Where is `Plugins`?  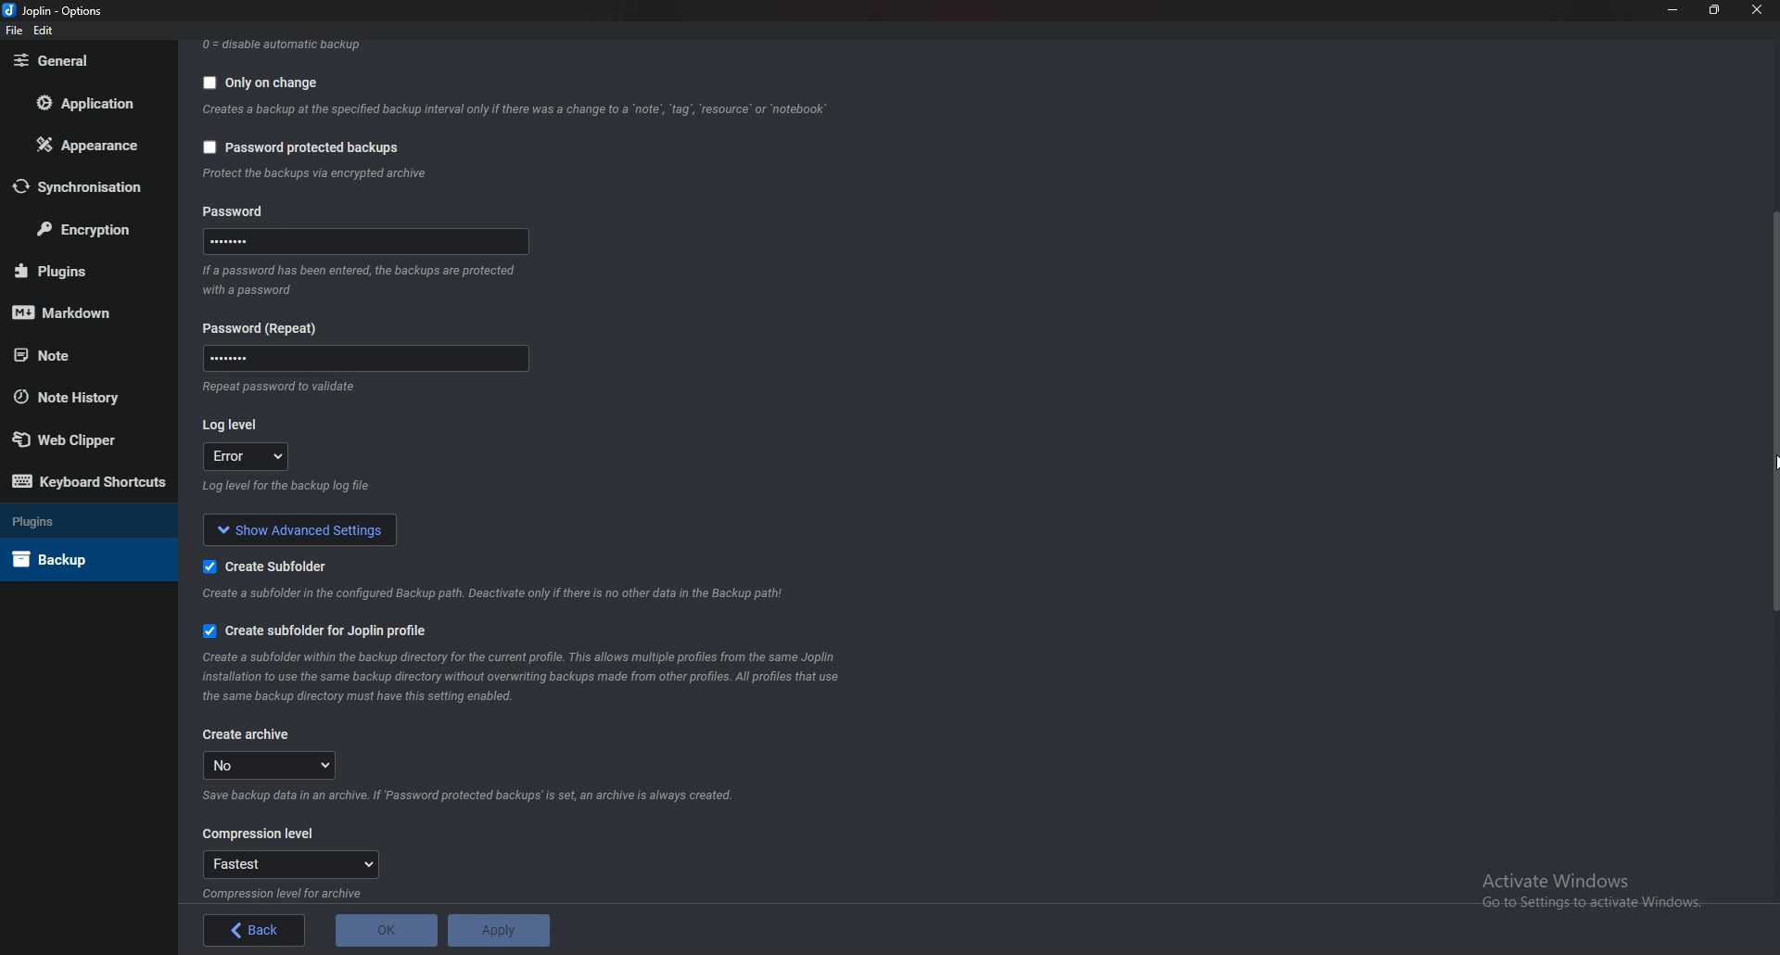 Plugins is located at coordinates (80, 271).